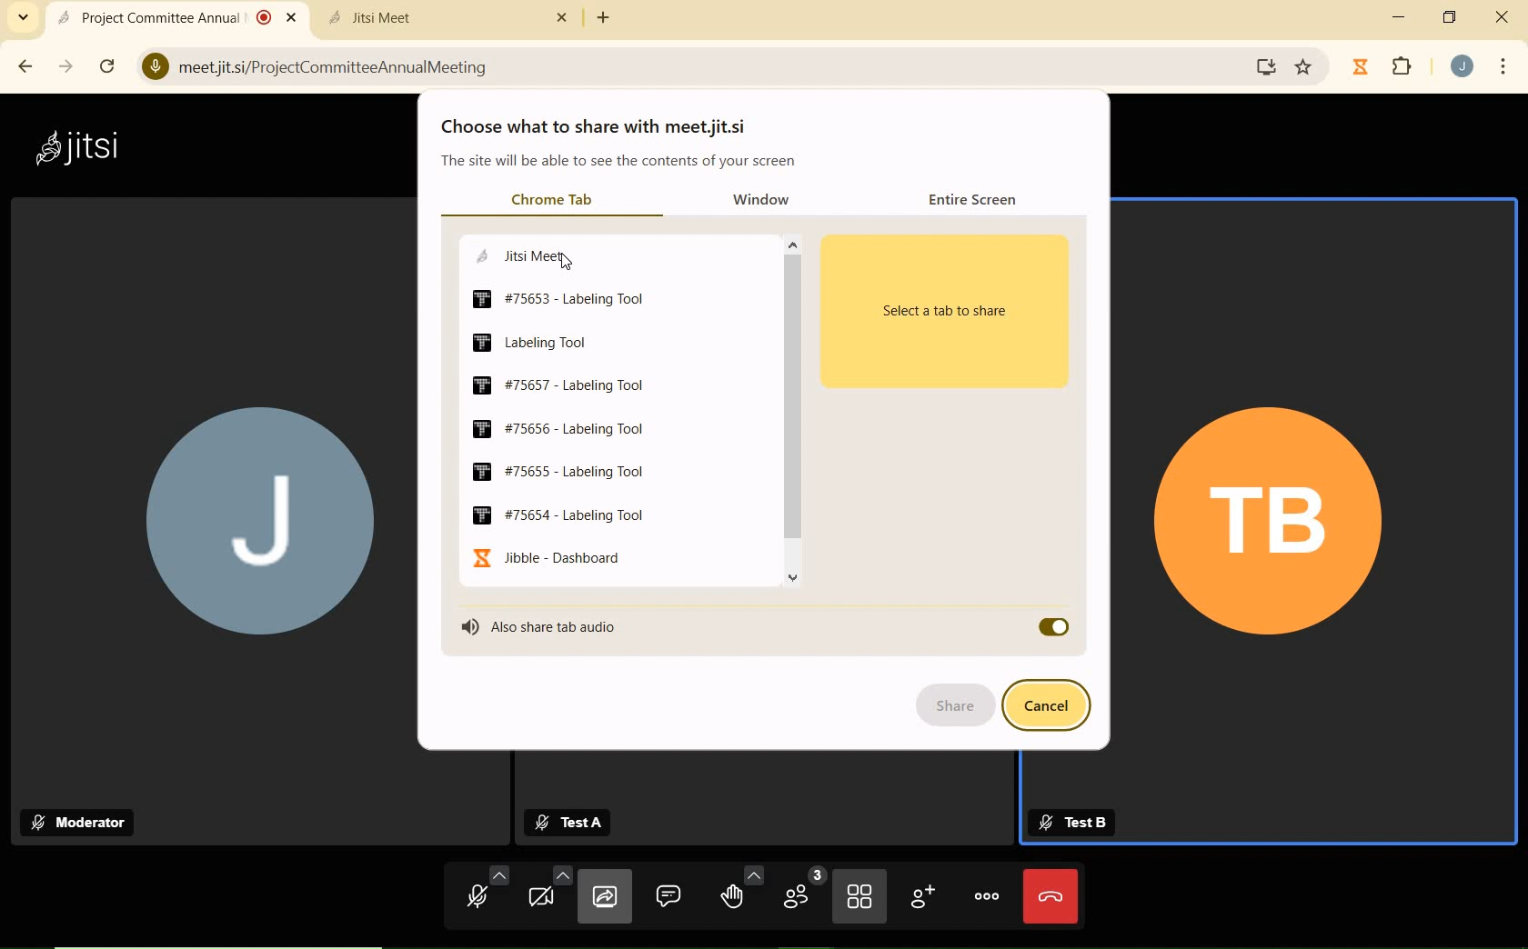  What do you see at coordinates (67, 67) in the screenshot?
I see `forward` at bounding box center [67, 67].